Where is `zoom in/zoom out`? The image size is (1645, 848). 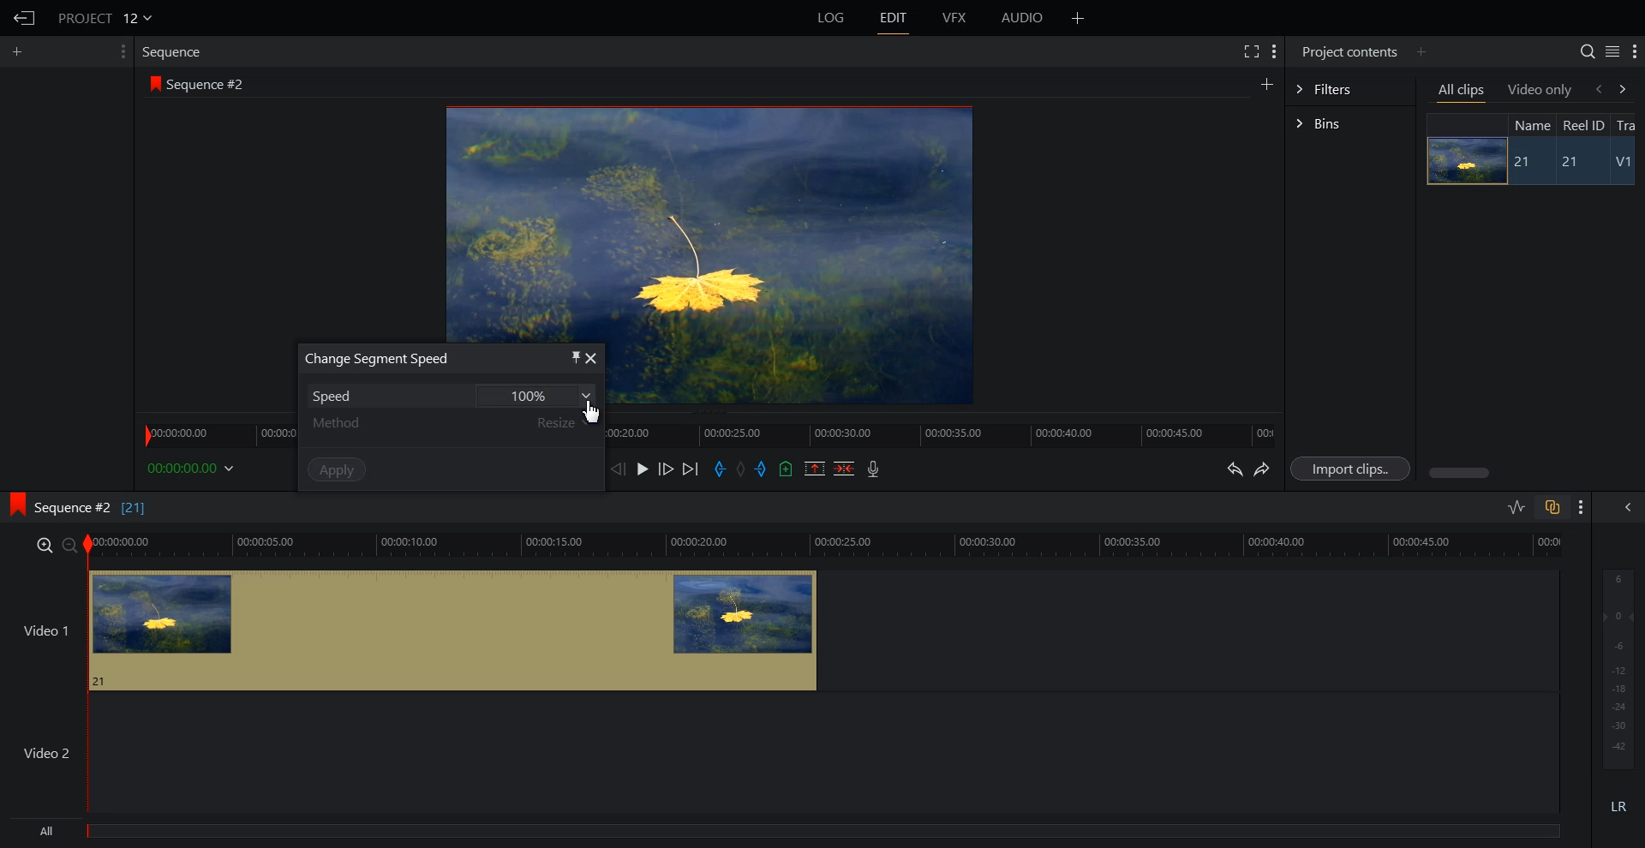 zoom in/zoom out is located at coordinates (53, 544).